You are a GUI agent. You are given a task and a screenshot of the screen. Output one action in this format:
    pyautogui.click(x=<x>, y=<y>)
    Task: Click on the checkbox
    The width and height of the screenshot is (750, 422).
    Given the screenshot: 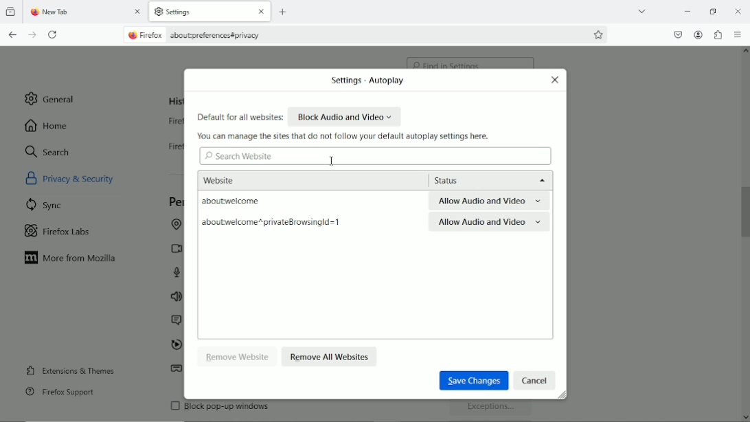 What is the action you would take?
    pyautogui.click(x=174, y=406)
    